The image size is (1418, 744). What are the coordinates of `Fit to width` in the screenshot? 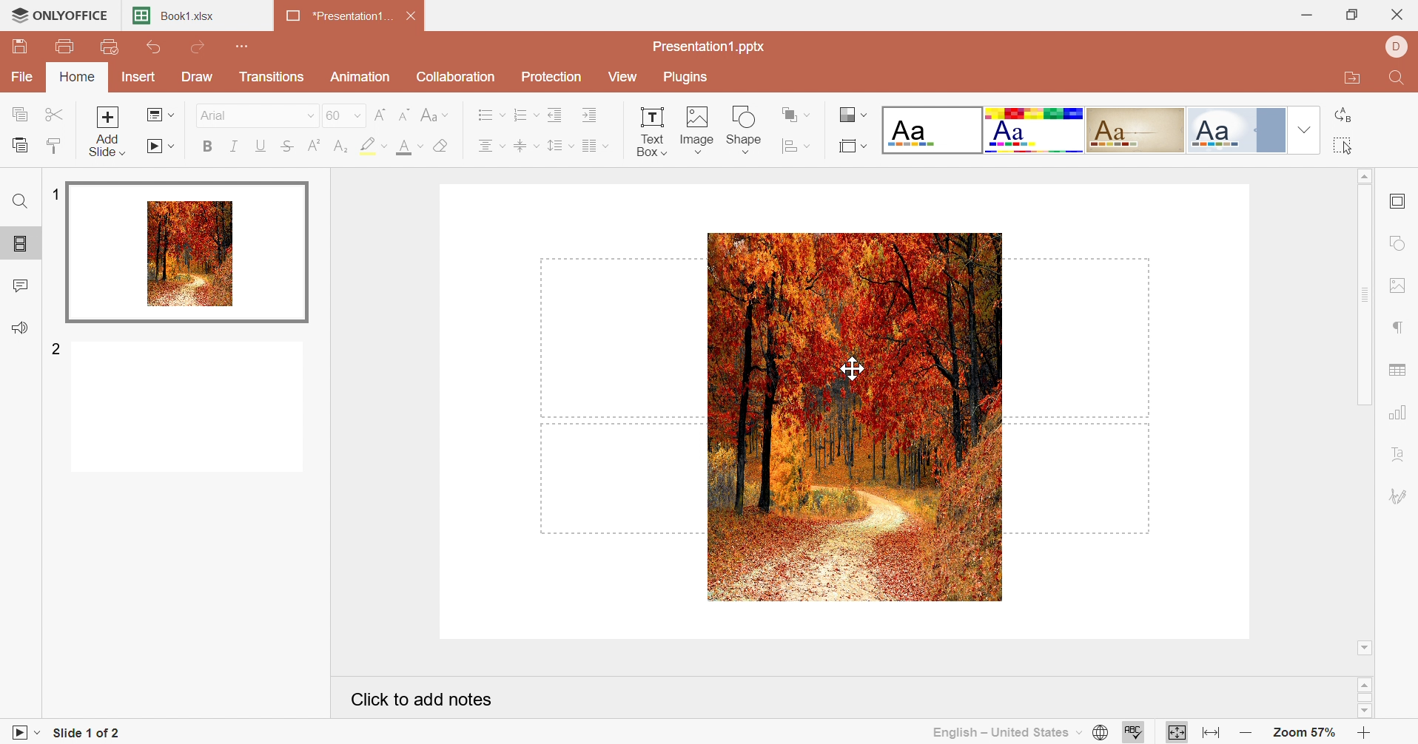 It's located at (1211, 733).